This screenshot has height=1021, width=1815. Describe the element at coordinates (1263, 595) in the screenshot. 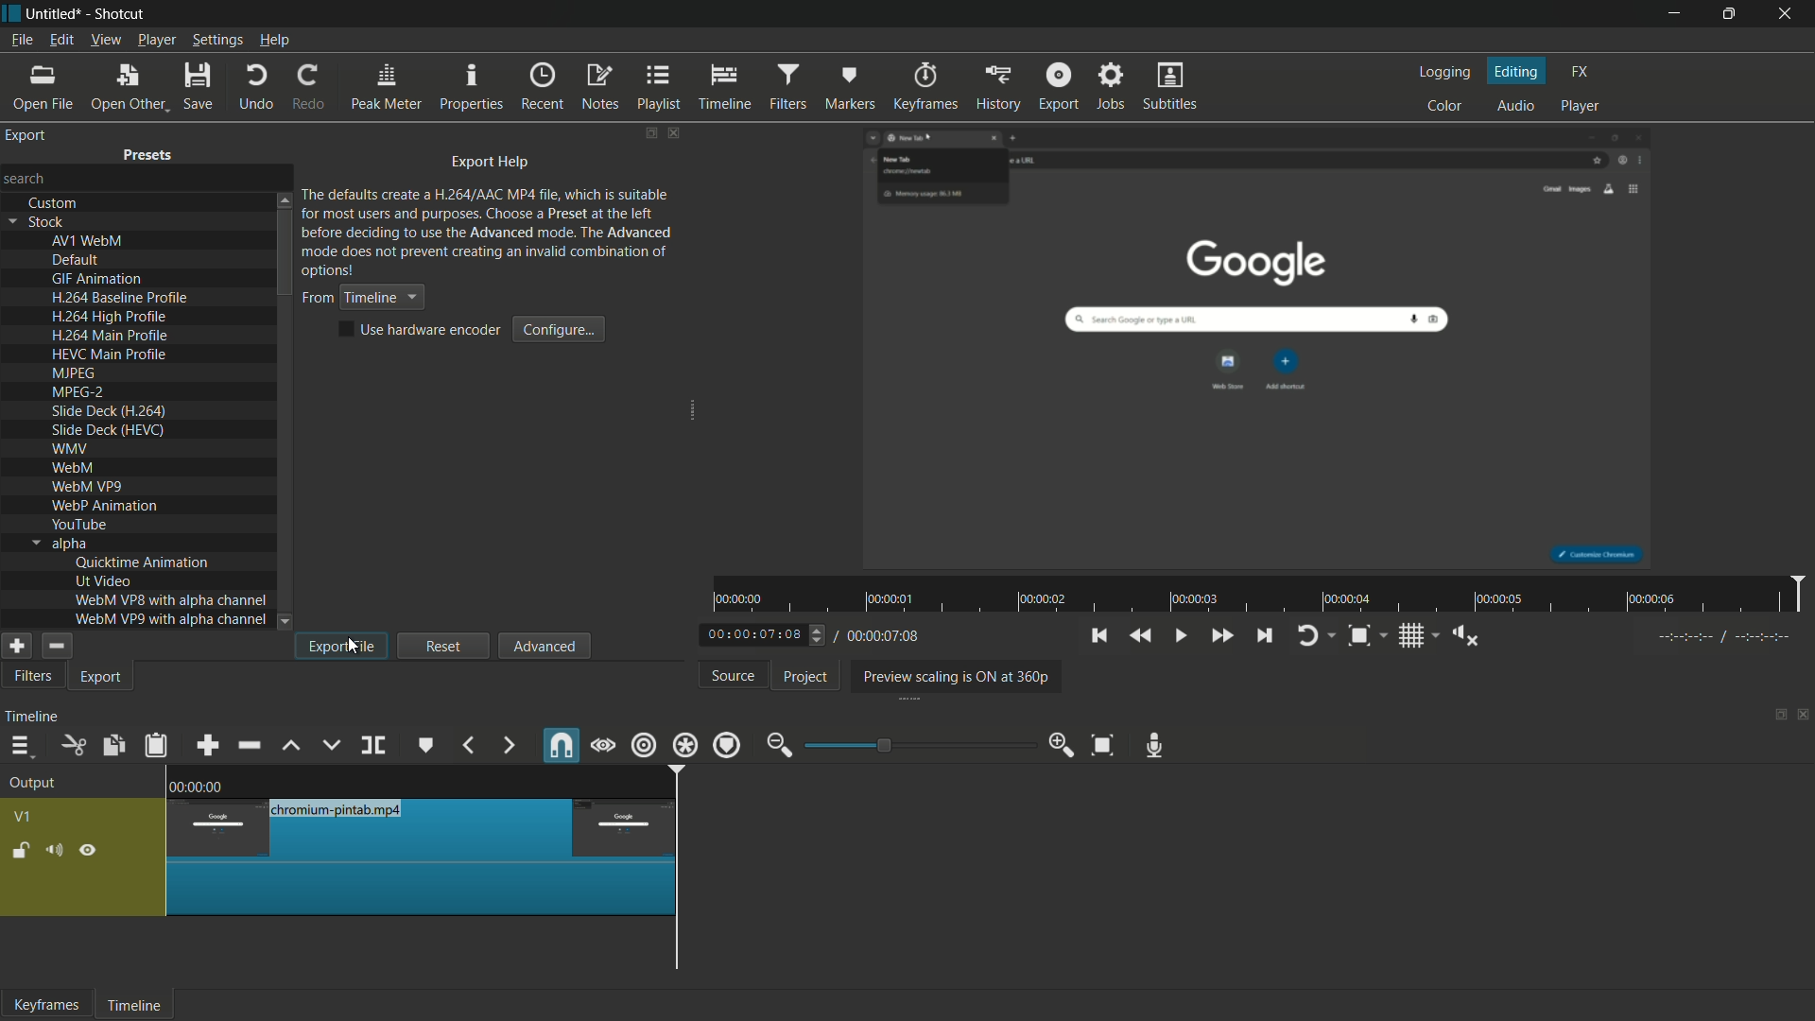

I see `time` at that location.